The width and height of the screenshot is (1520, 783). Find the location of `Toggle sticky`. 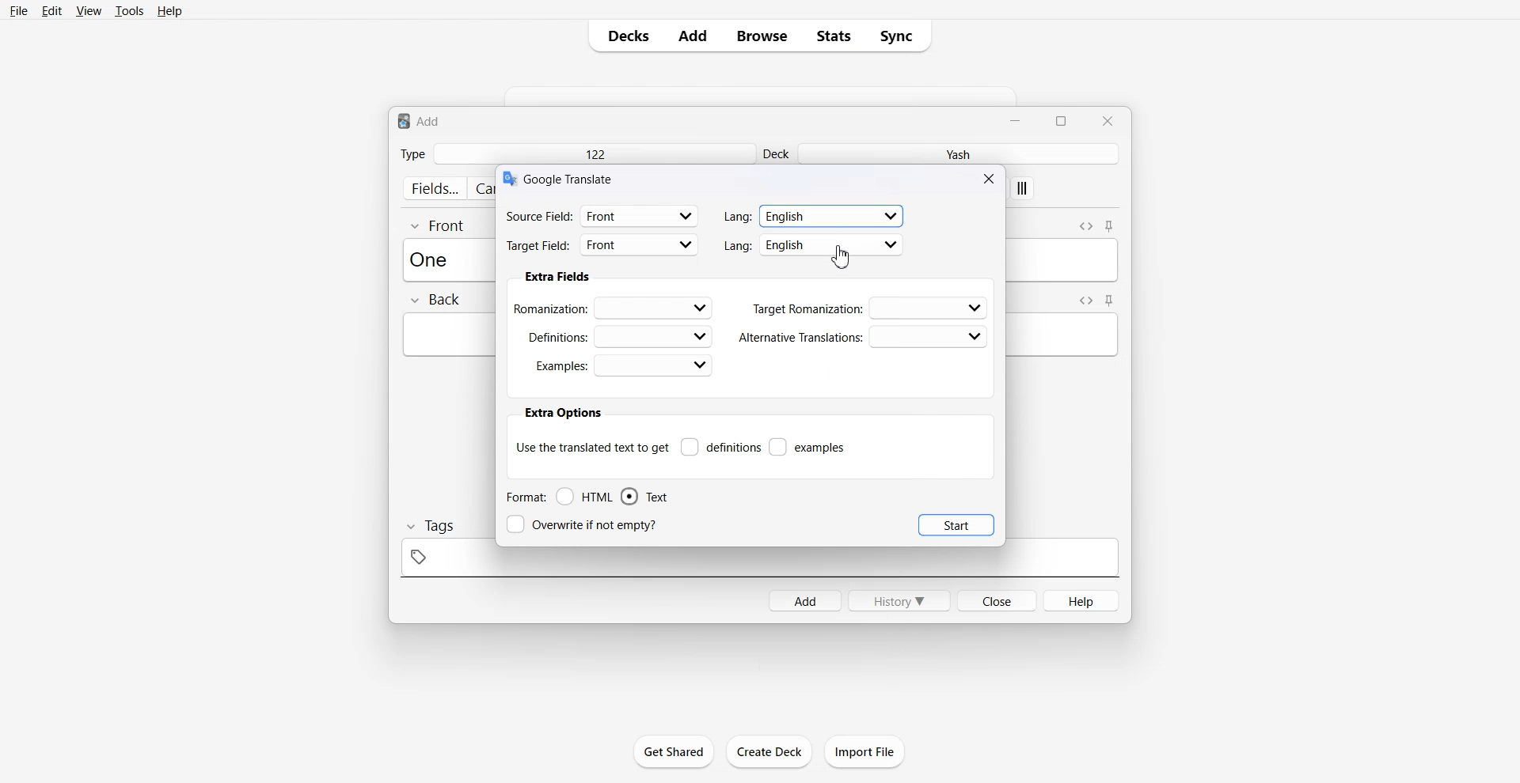

Toggle sticky is located at coordinates (1110, 301).